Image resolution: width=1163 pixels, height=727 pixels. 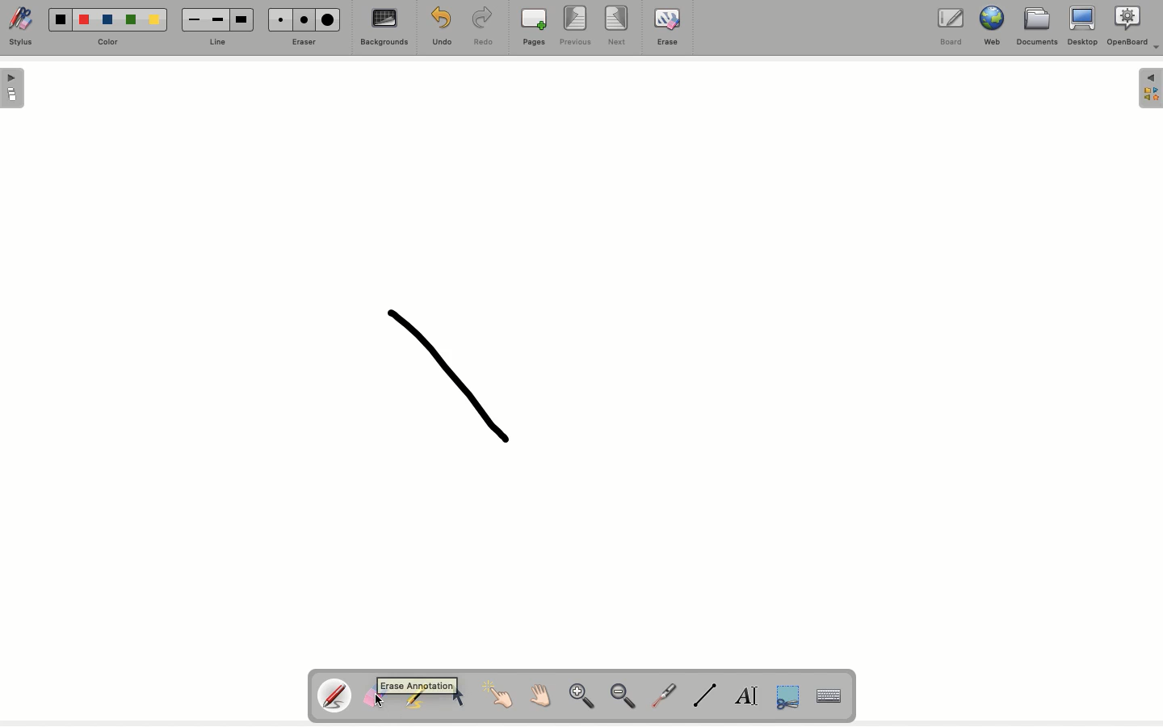 What do you see at coordinates (281, 19) in the screenshot?
I see `Small` at bounding box center [281, 19].